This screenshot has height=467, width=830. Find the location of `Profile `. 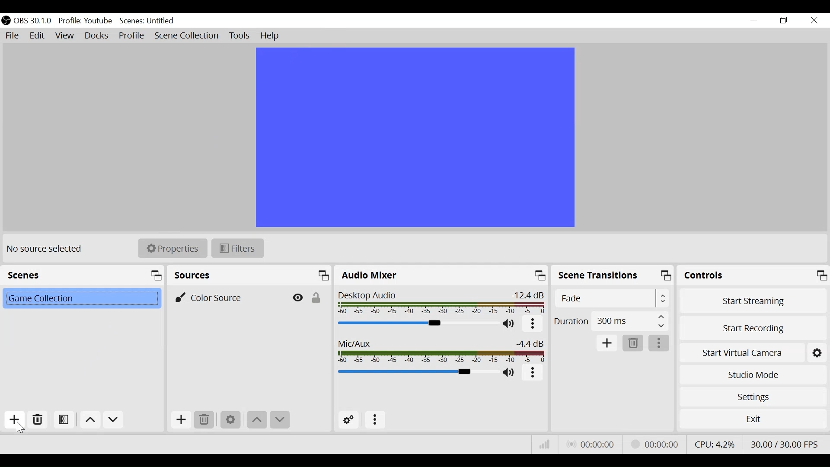

Profile  is located at coordinates (87, 21).